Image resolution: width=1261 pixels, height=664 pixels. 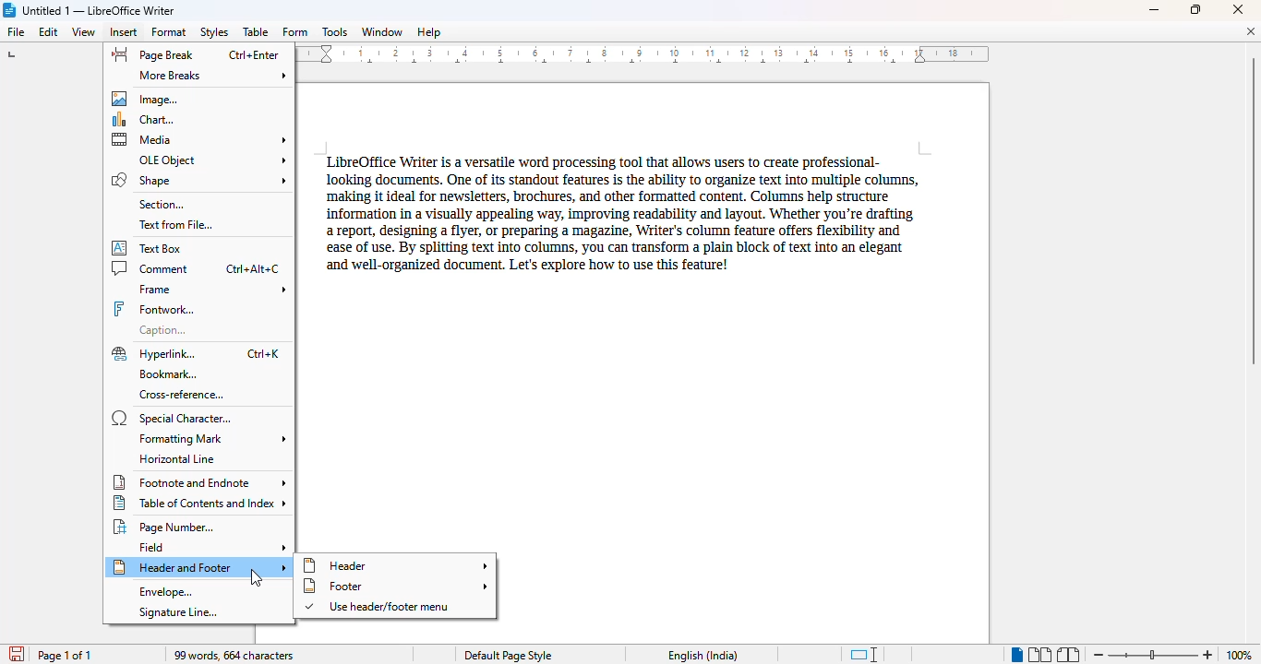 I want to click on edit, so click(x=49, y=32).